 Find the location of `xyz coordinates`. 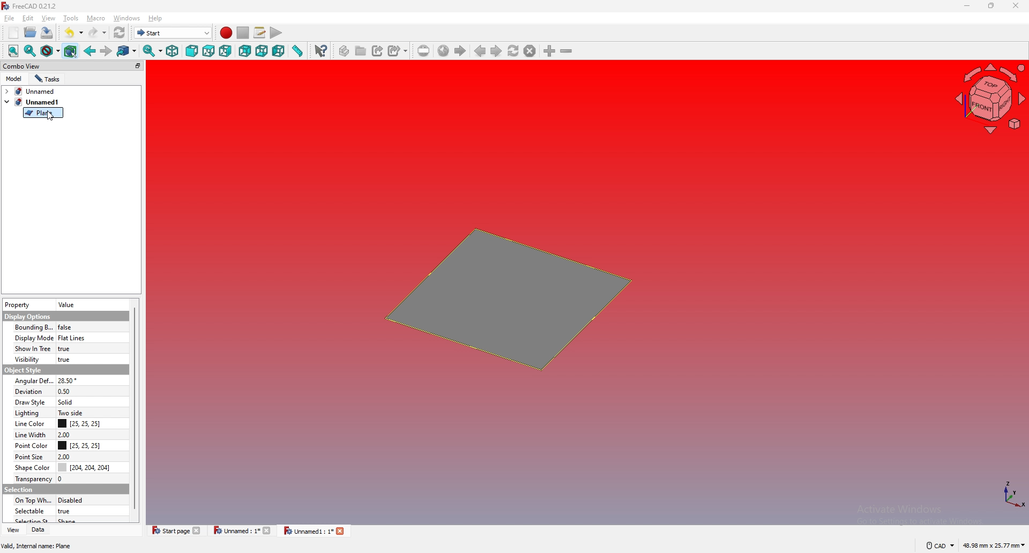

xyz coordinates is located at coordinates (1001, 495).